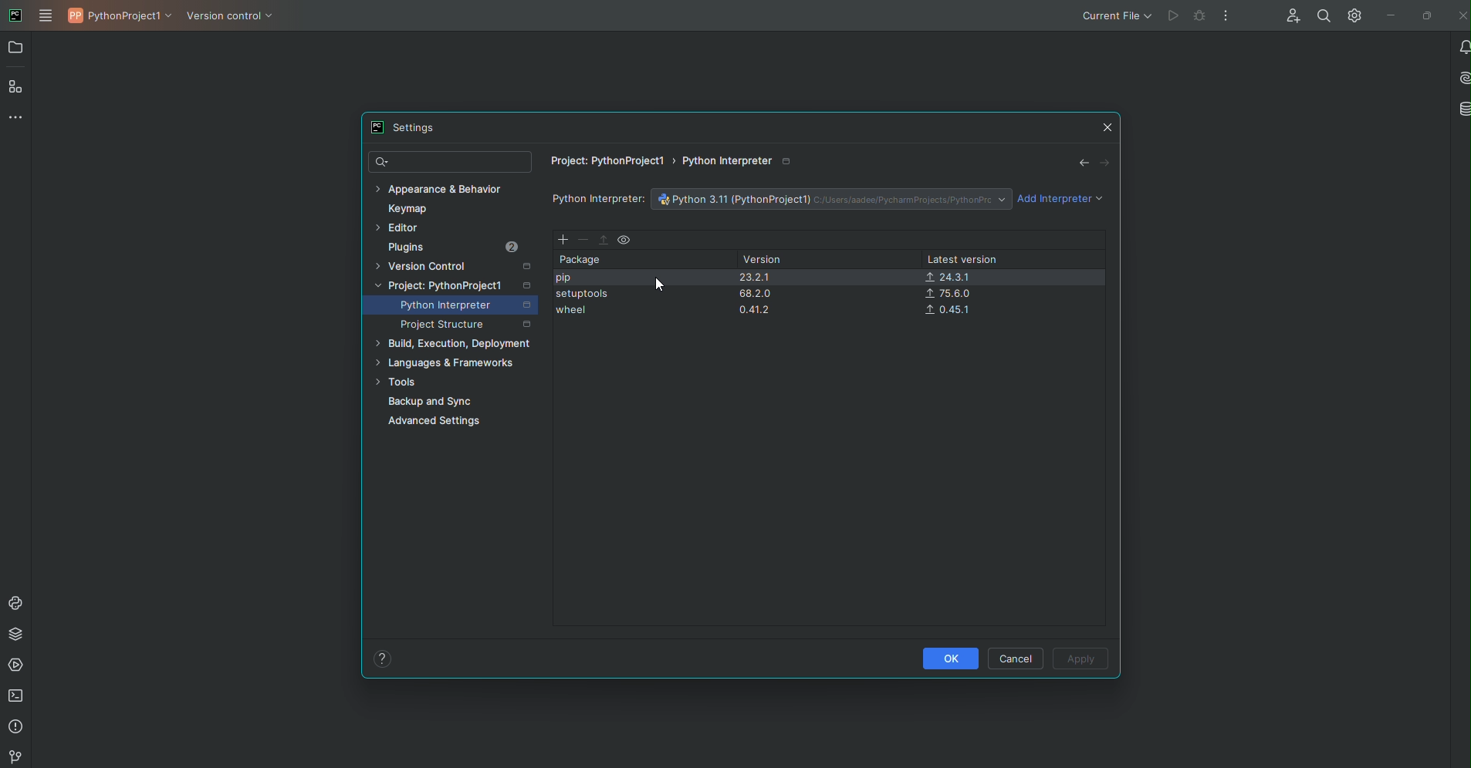  Describe the element at coordinates (456, 284) in the screenshot. I see `Project` at that location.